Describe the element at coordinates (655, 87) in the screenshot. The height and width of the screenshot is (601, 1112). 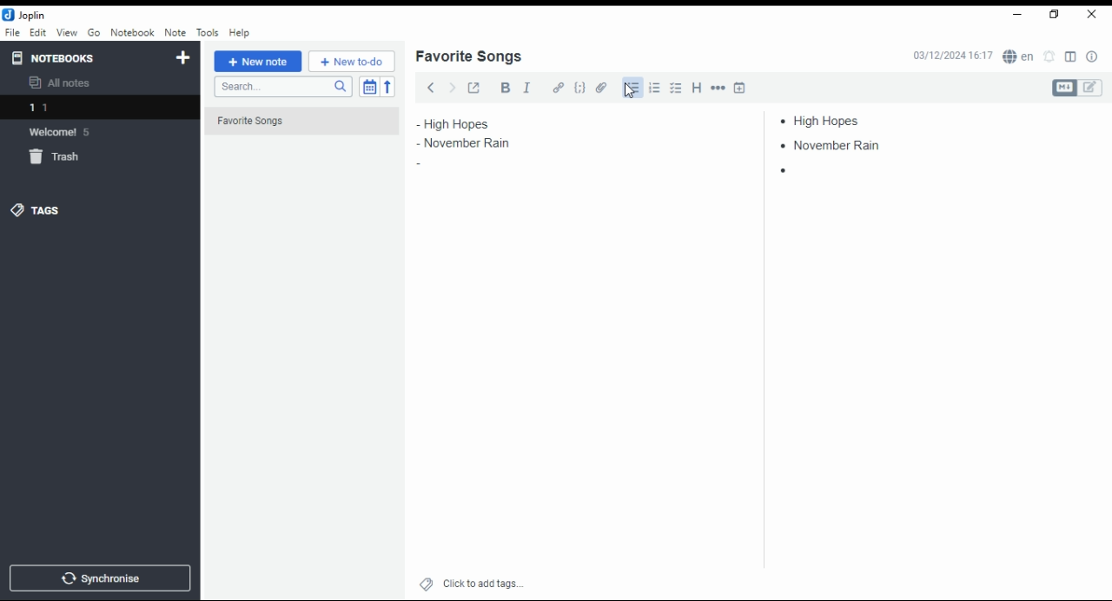
I see `number list` at that location.